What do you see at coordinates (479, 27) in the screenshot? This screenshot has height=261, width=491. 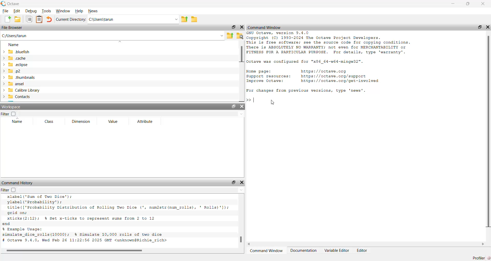 I see `Maximize` at bounding box center [479, 27].